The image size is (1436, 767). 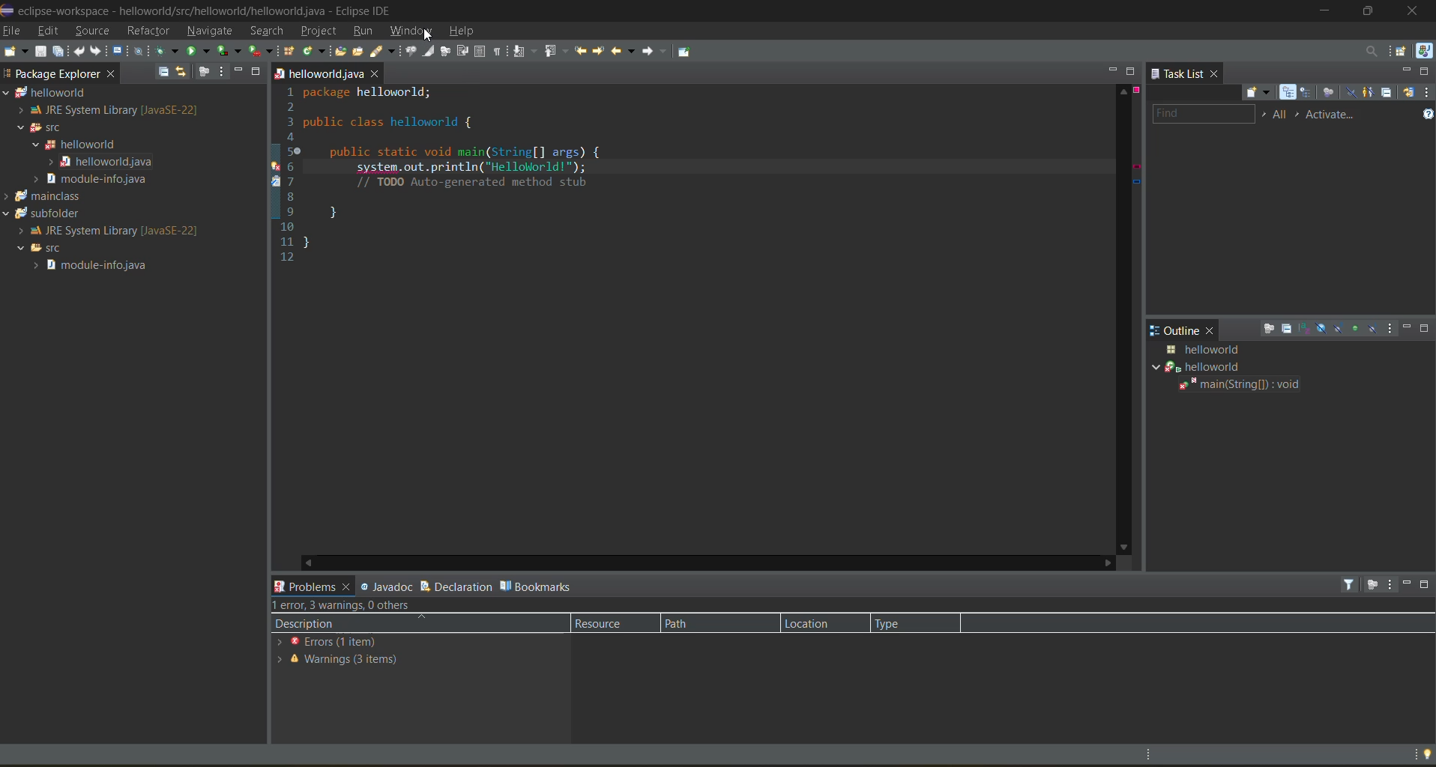 What do you see at coordinates (44, 126) in the screenshot?
I see `SFC` at bounding box center [44, 126].